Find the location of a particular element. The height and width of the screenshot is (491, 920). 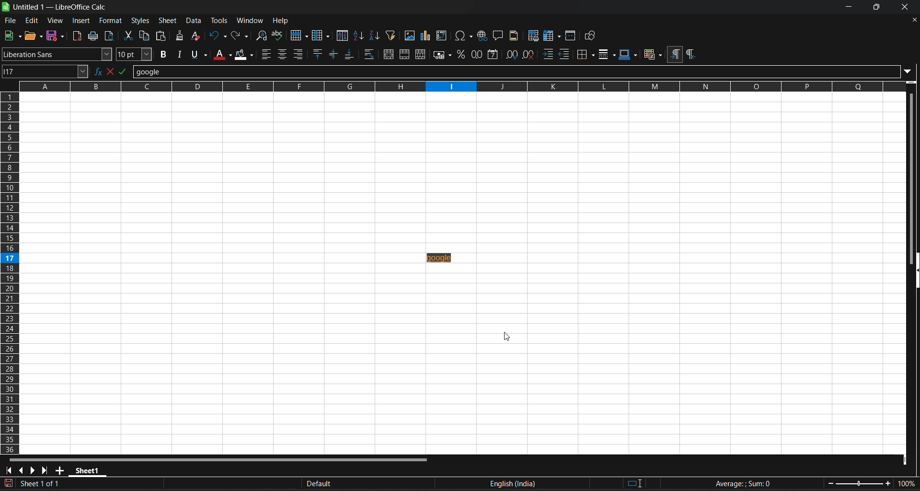

find and replace is located at coordinates (262, 36).